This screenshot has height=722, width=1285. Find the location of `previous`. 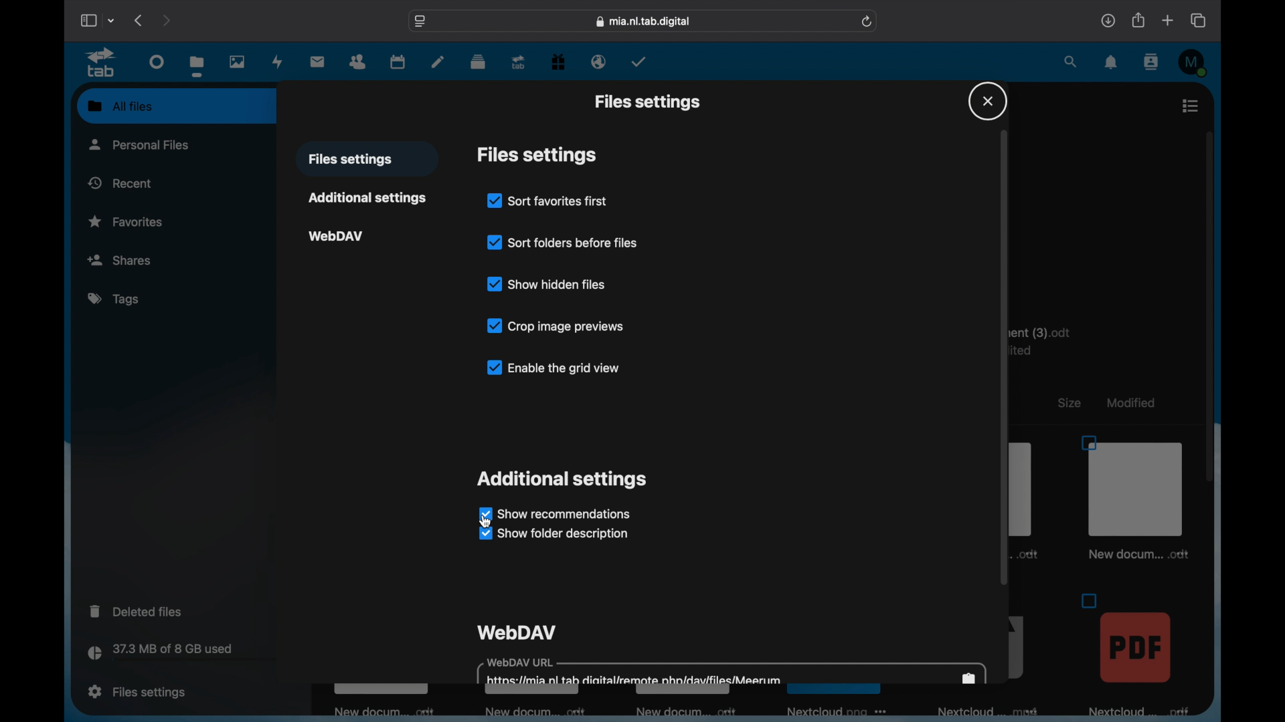

previous is located at coordinates (138, 20).